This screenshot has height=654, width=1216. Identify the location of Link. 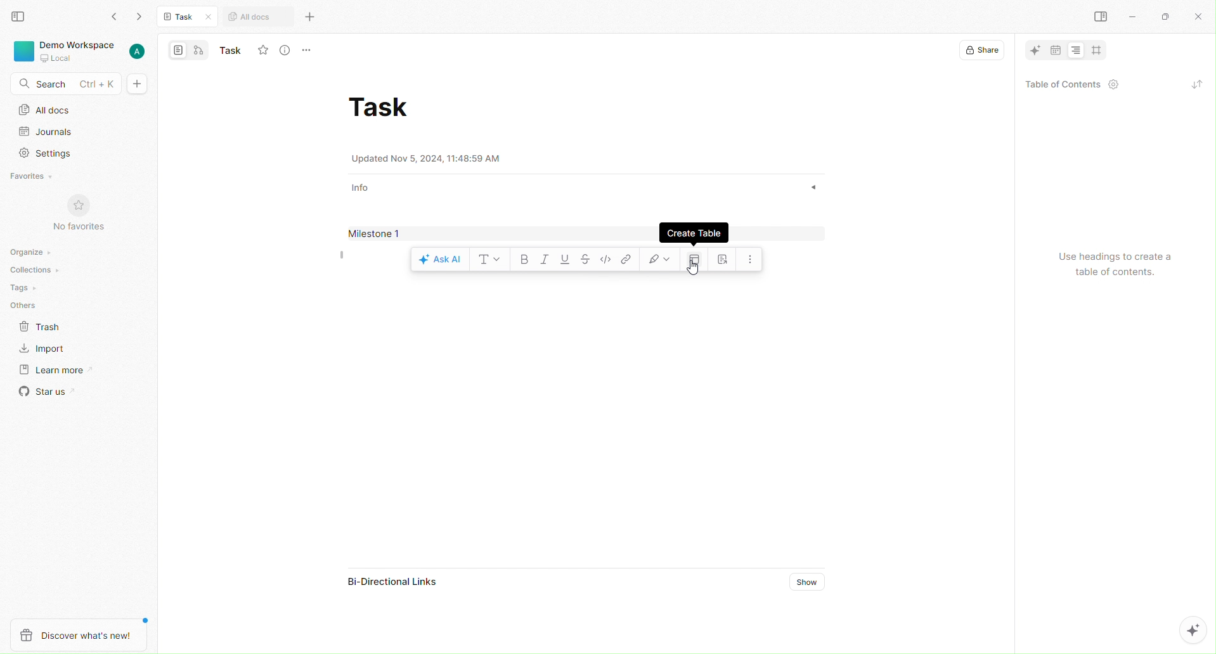
(627, 260).